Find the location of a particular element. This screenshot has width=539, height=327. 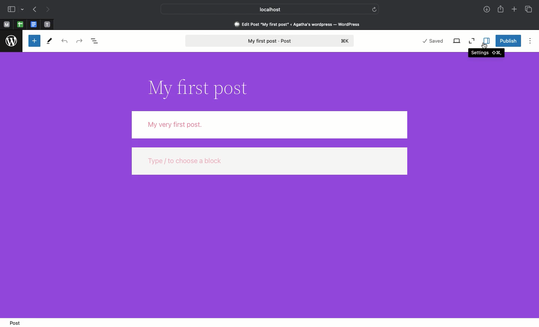

Publish is located at coordinates (508, 40).